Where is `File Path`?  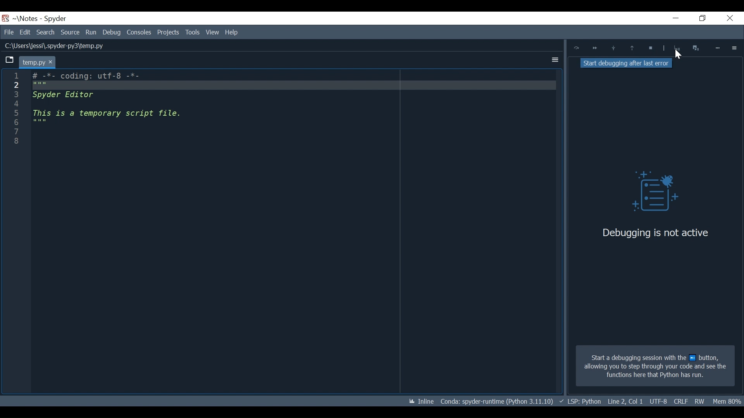 File Path is located at coordinates (53, 46).